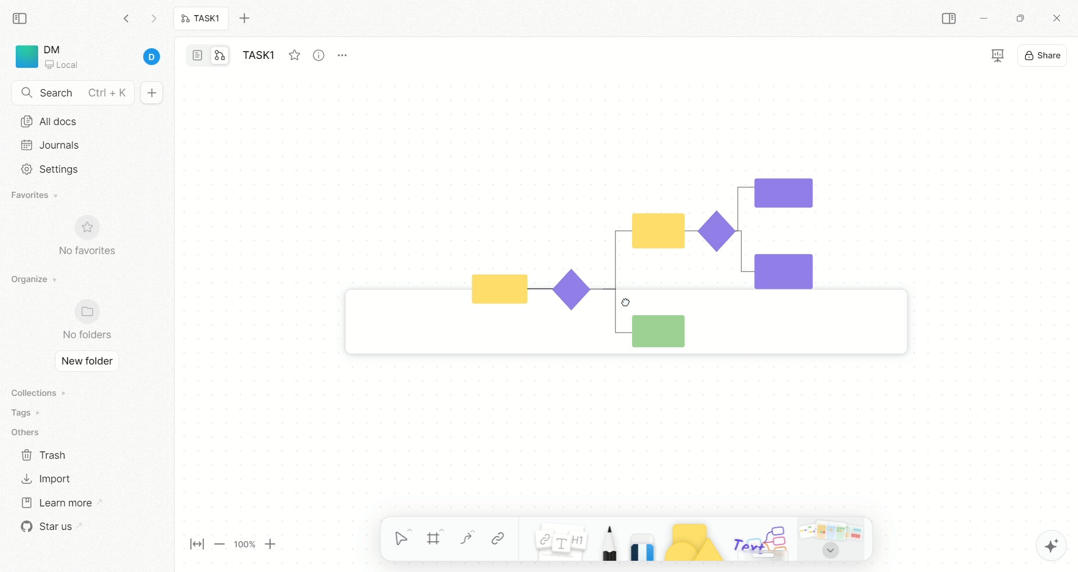 This screenshot has width=1078, height=572. I want to click on task1, so click(202, 20).